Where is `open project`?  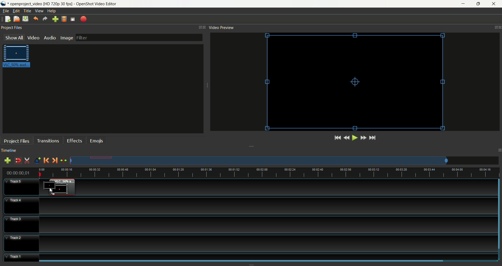 open project is located at coordinates (16, 19).